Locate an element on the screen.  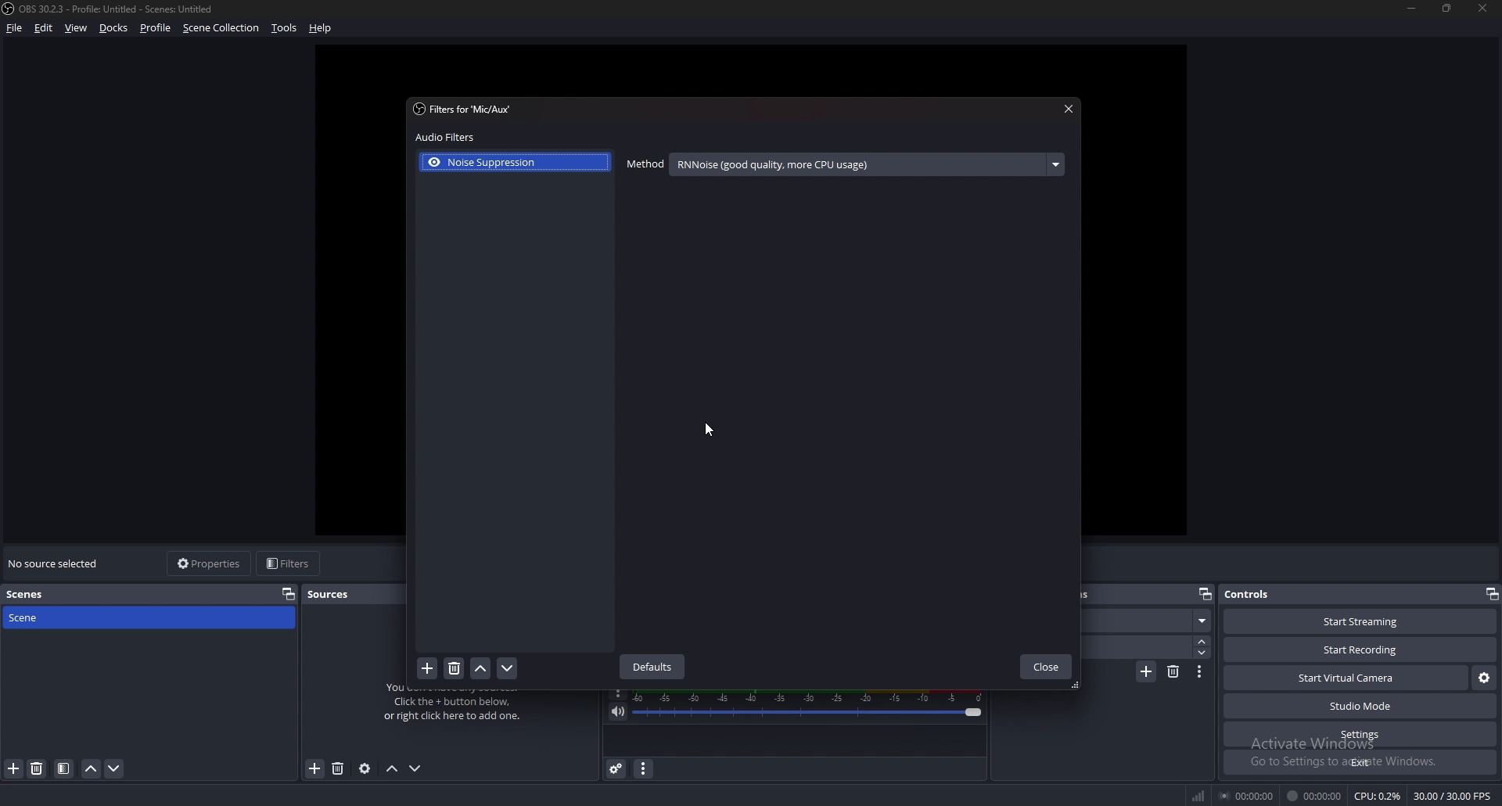
You don't have any sources.
Click the + button below,
or right click here to add one. is located at coordinates (459, 709).